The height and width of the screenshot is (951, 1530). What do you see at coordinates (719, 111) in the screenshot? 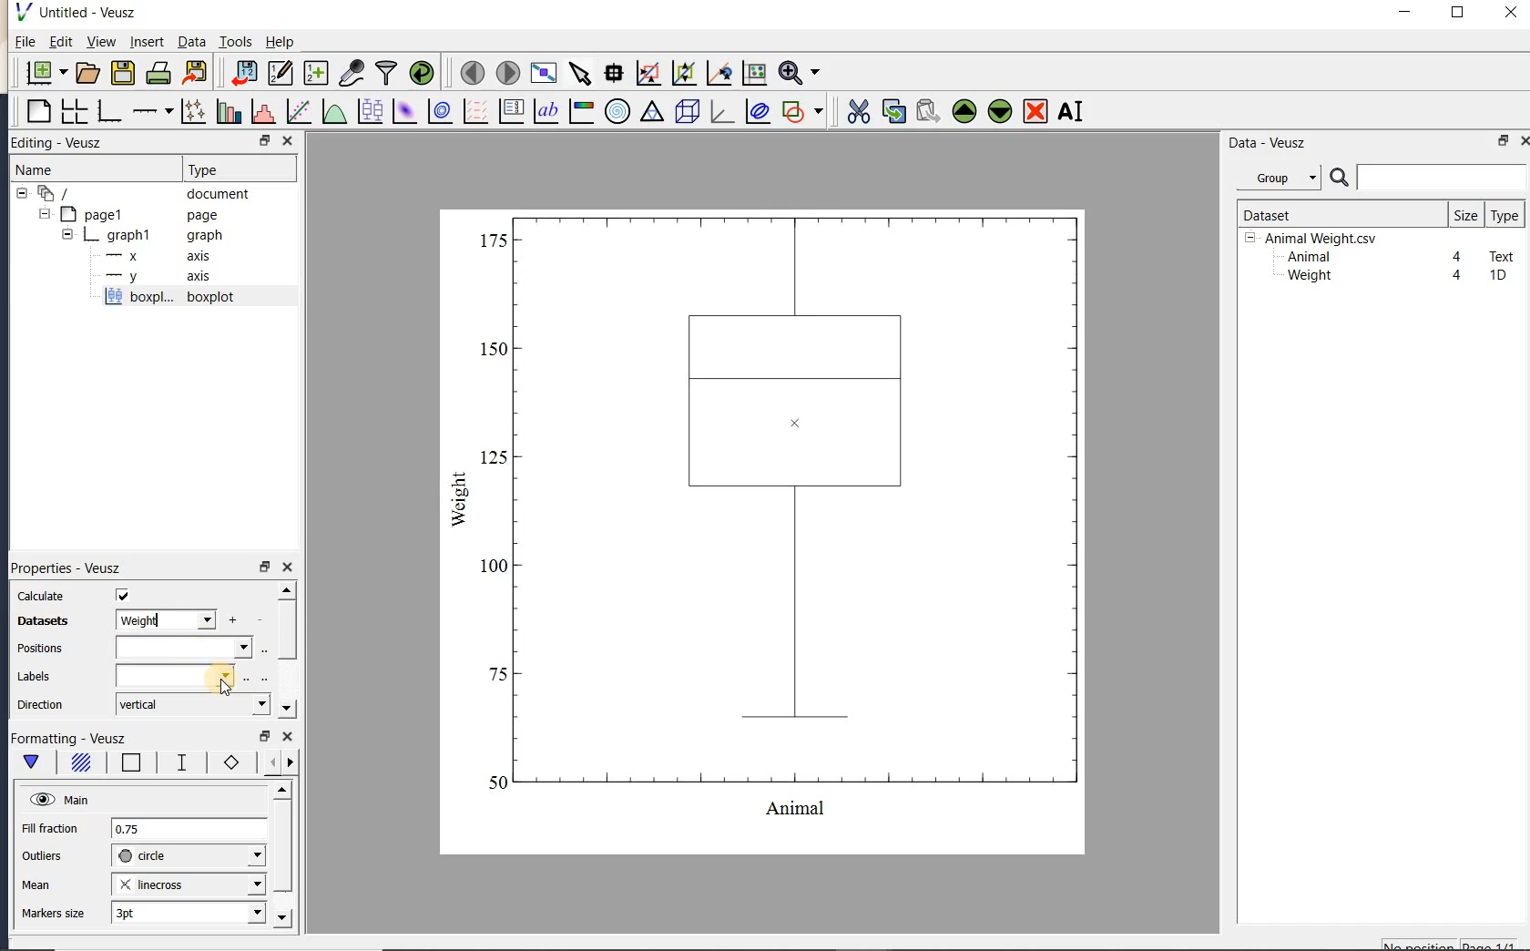
I see `3d graph` at bounding box center [719, 111].